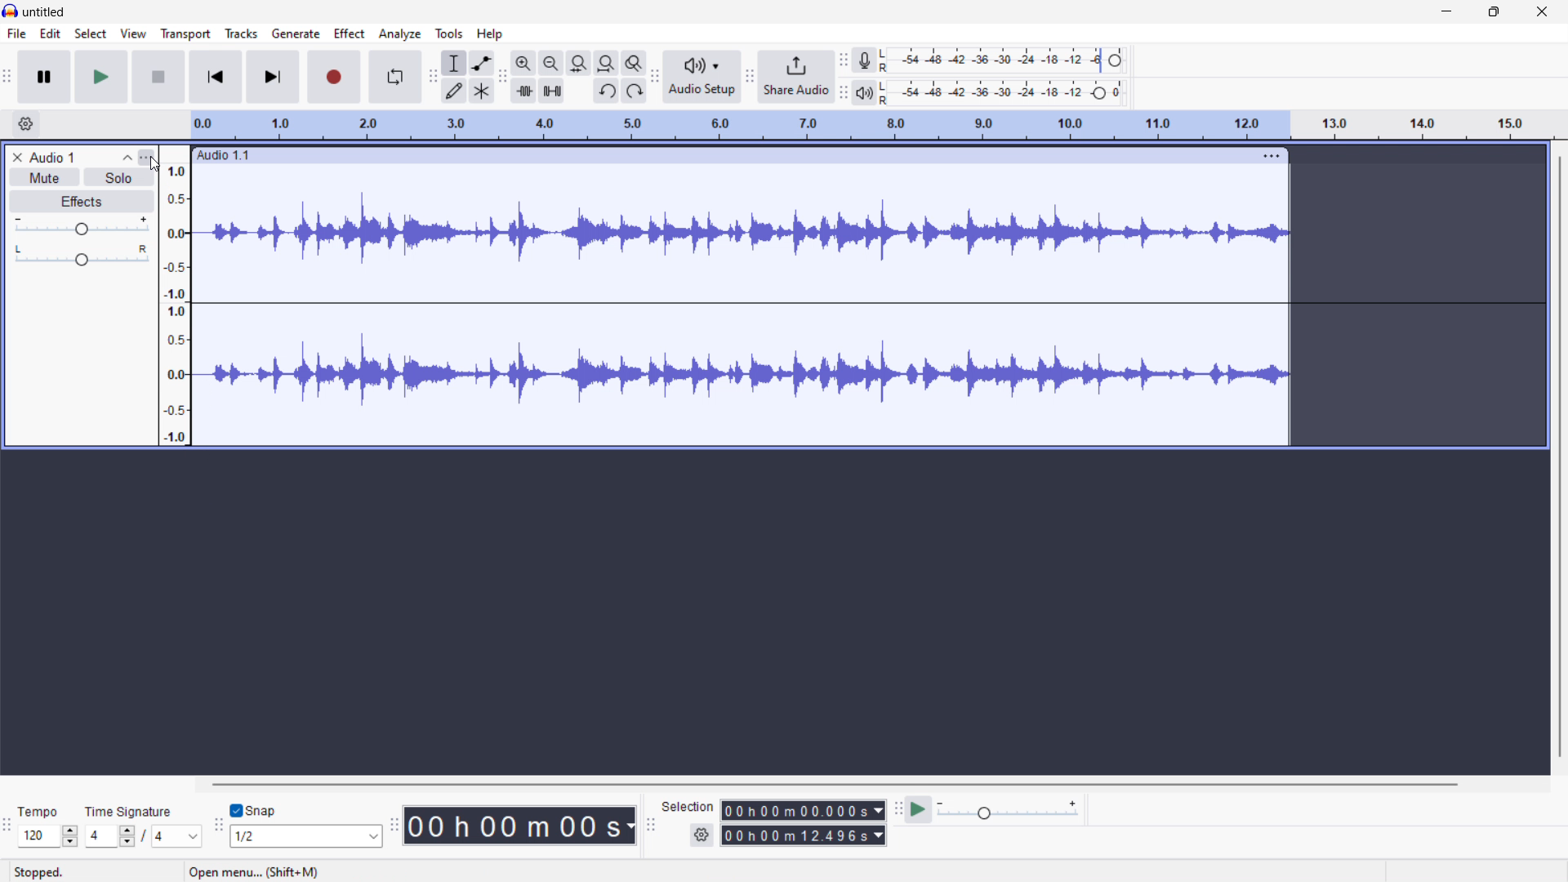  What do you see at coordinates (218, 828) in the screenshot?
I see `snapping toolbar` at bounding box center [218, 828].